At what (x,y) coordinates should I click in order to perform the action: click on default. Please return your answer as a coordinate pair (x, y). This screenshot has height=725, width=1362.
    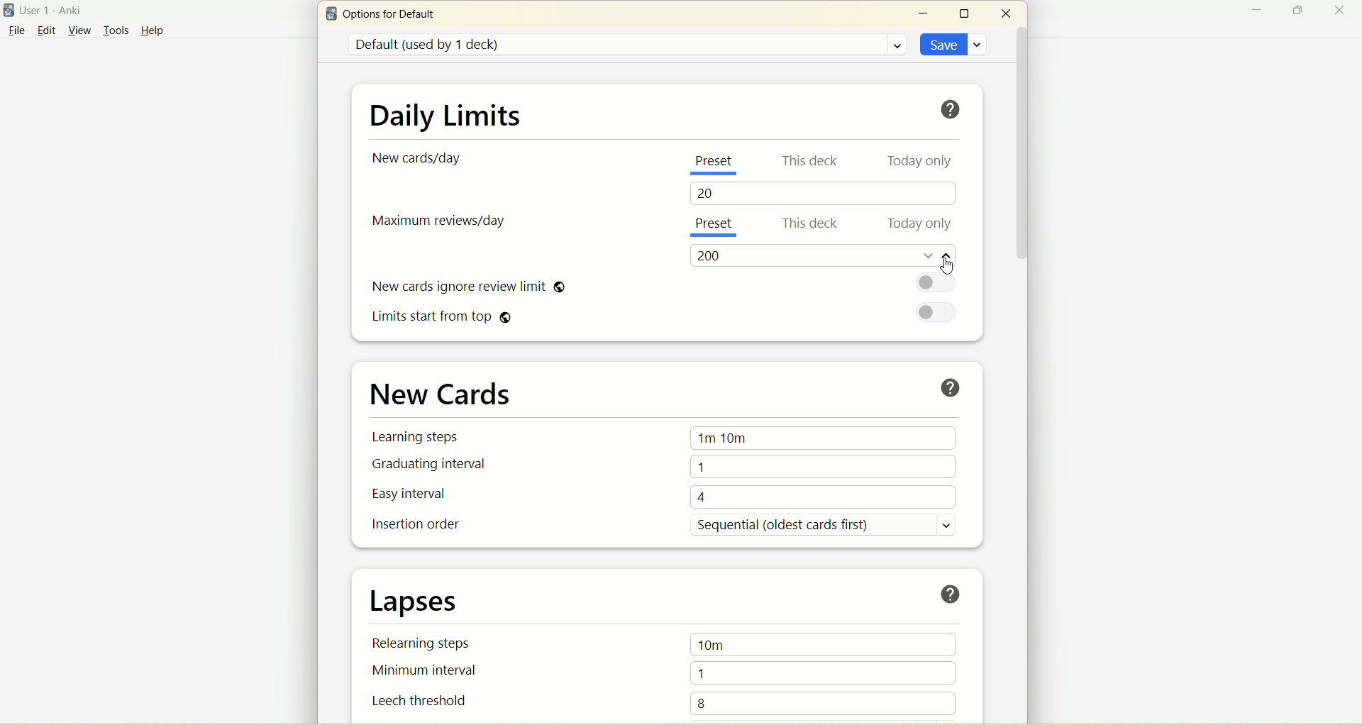
    Looking at the image, I should click on (627, 45).